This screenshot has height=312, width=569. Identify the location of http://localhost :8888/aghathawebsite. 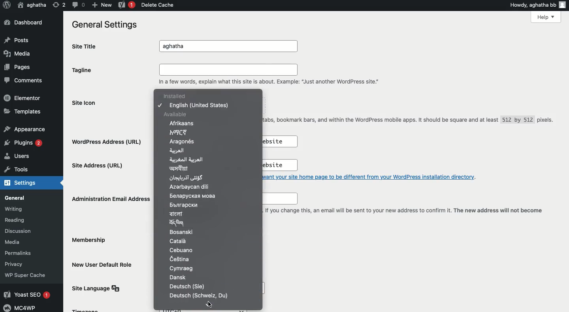
(278, 141).